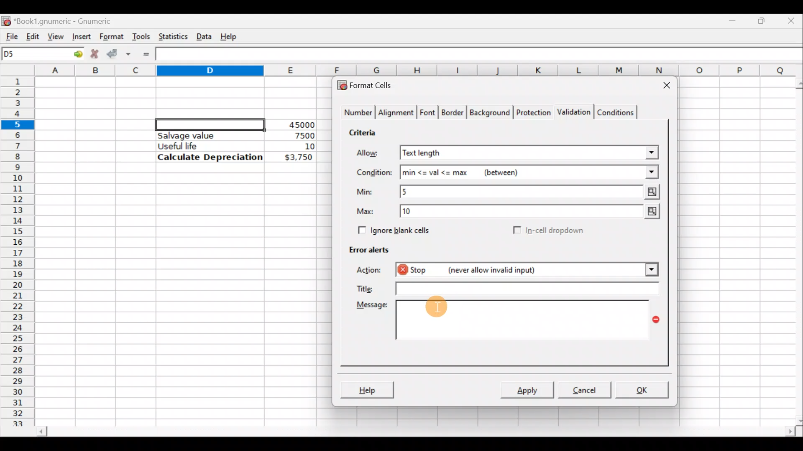 This screenshot has width=803, height=451. Describe the element at coordinates (369, 84) in the screenshot. I see `Format cells` at that location.